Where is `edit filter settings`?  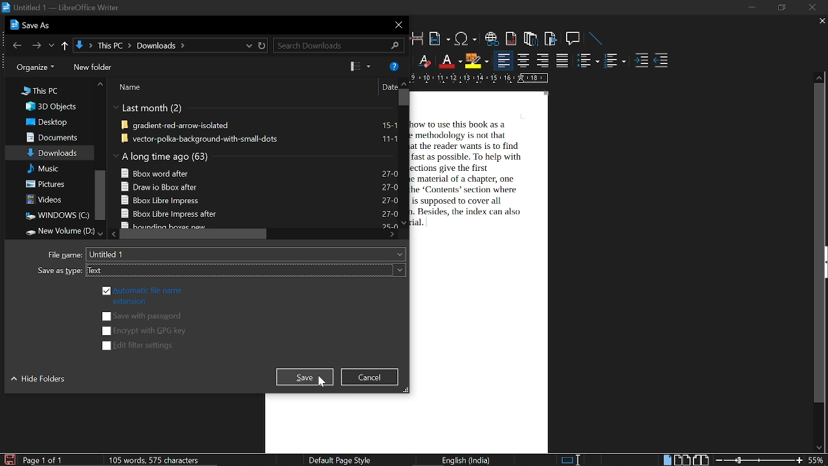 edit filter settings is located at coordinates (140, 346).